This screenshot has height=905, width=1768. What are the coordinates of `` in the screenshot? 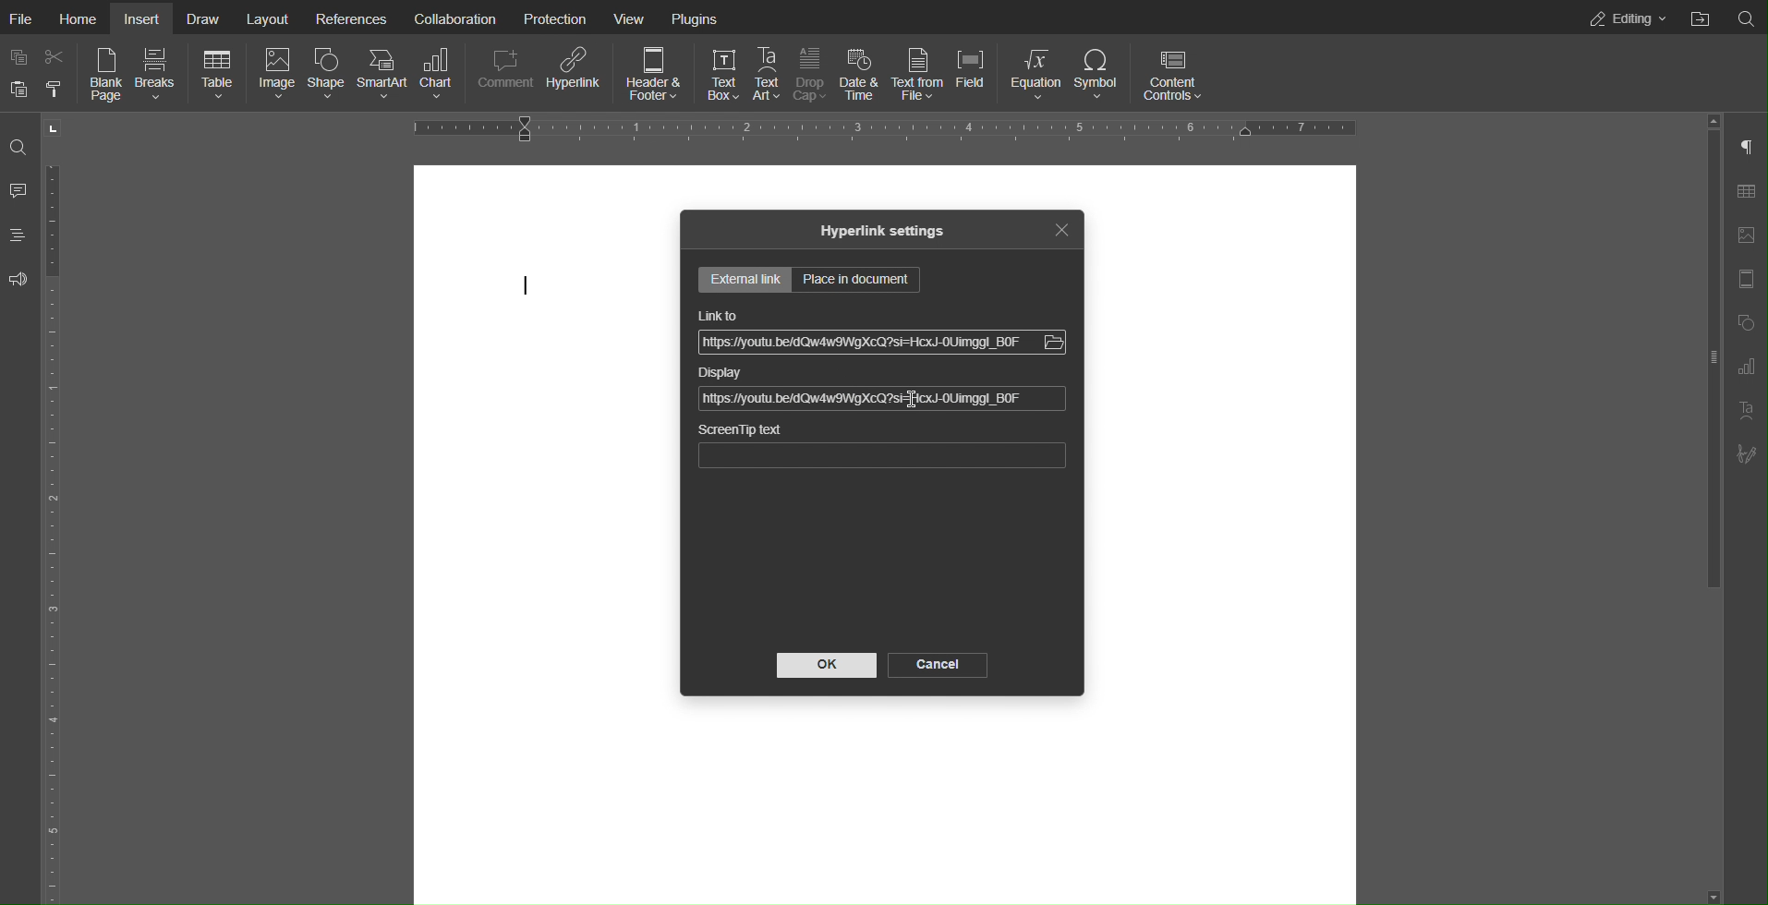 It's located at (1057, 342).